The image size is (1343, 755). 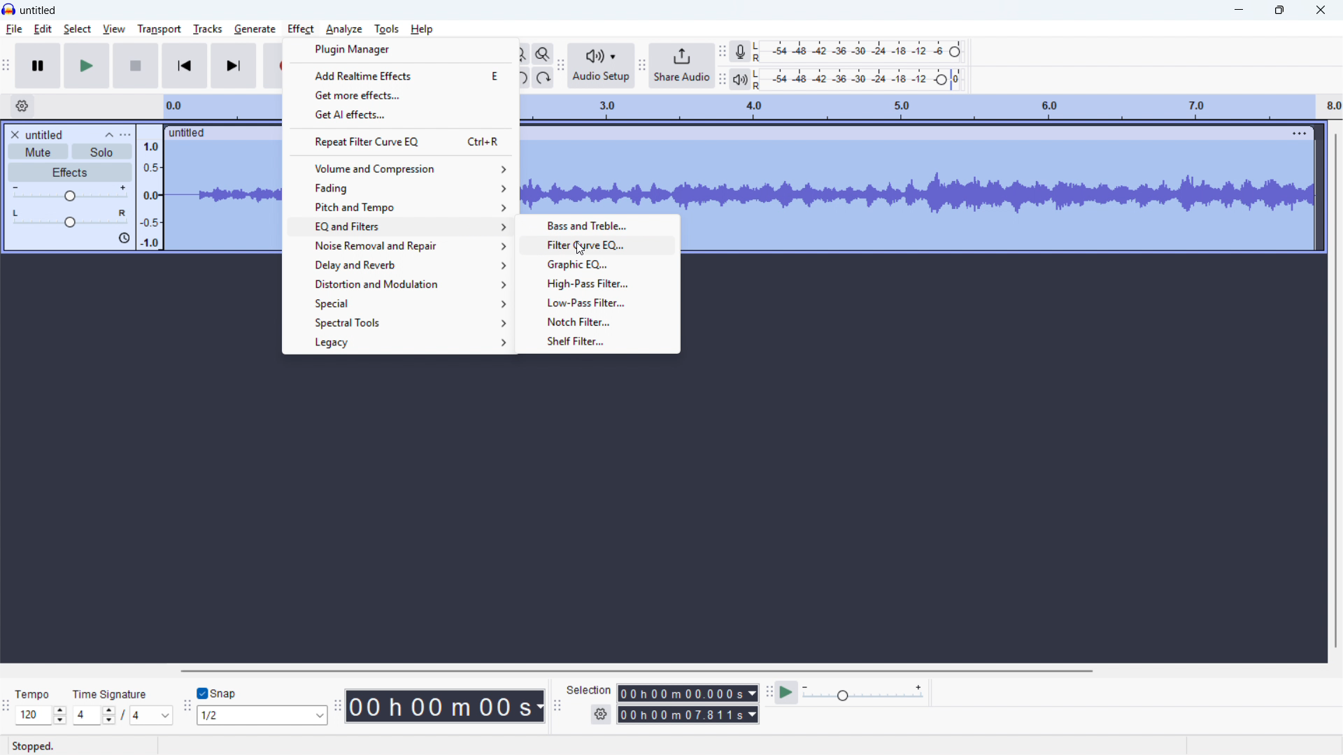 I want to click on collapse, so click(x=109, y=134).